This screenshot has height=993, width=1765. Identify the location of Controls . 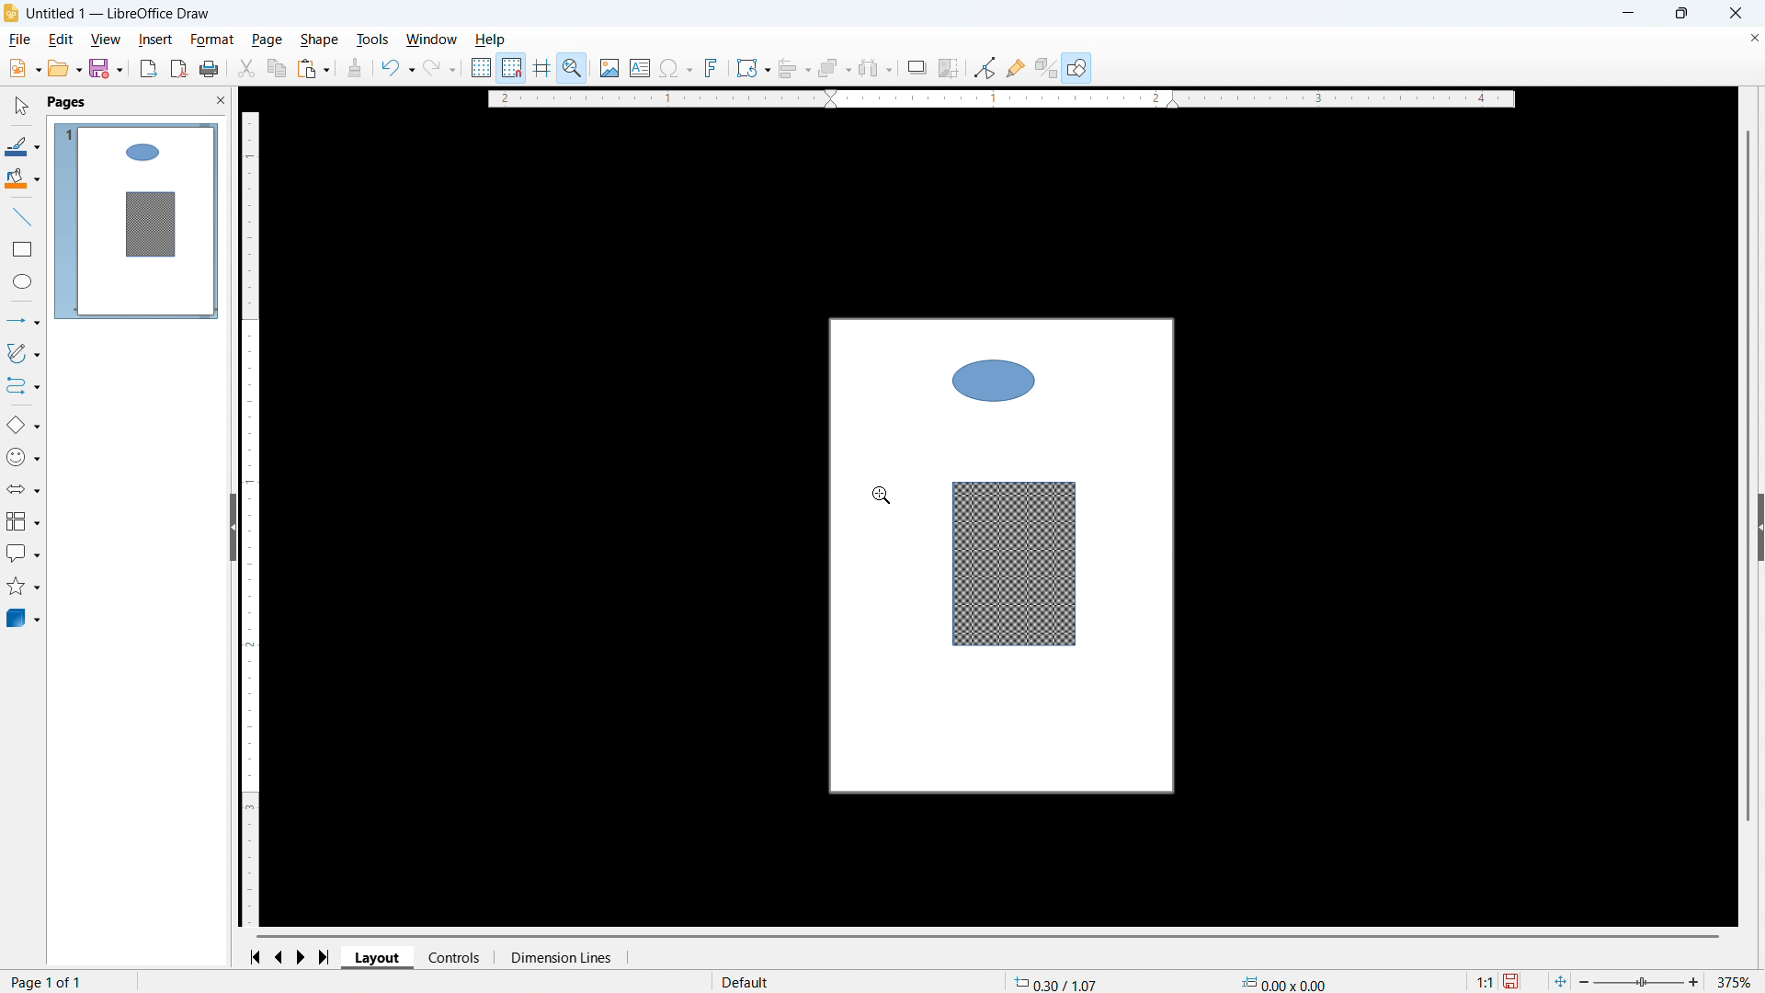
(456, 958).